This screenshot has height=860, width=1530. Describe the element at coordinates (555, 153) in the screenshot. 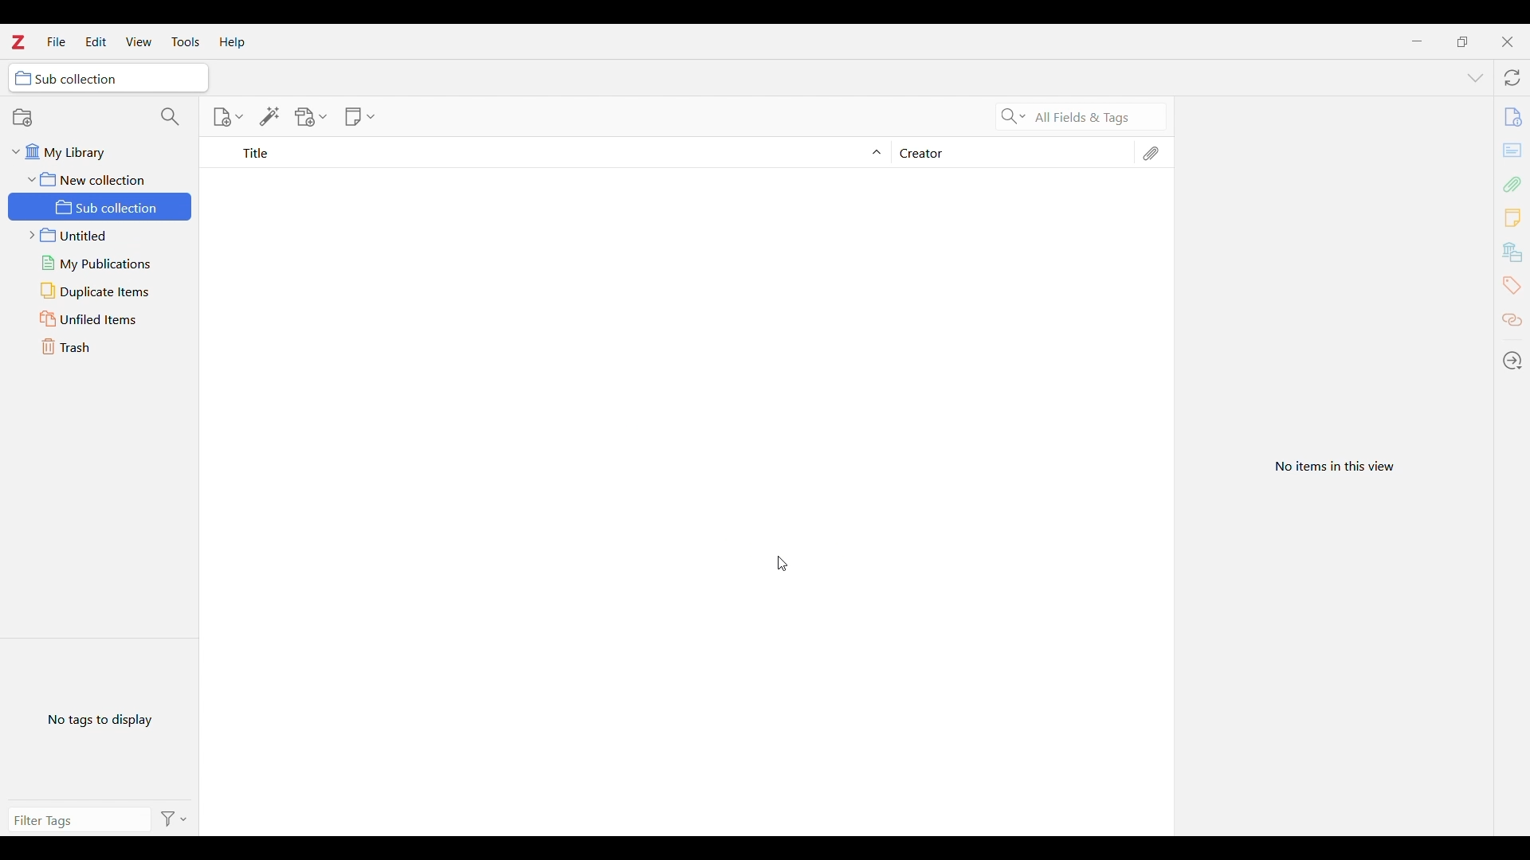

I see `Sort Title column` at that location.